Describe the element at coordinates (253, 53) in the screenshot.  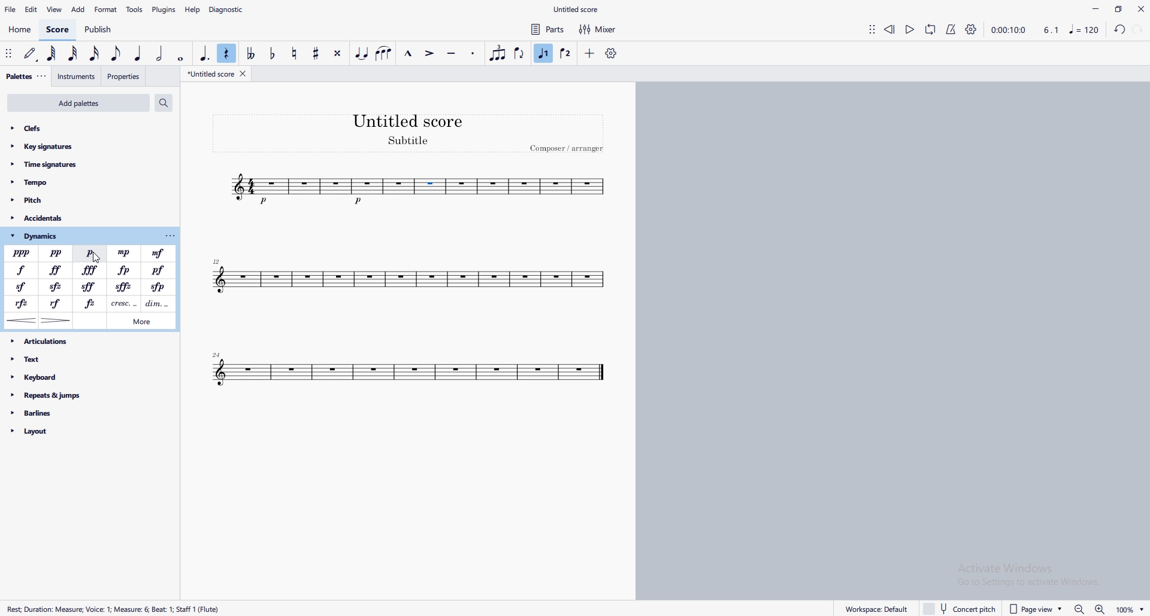
I see `toggle double flat` at that location.